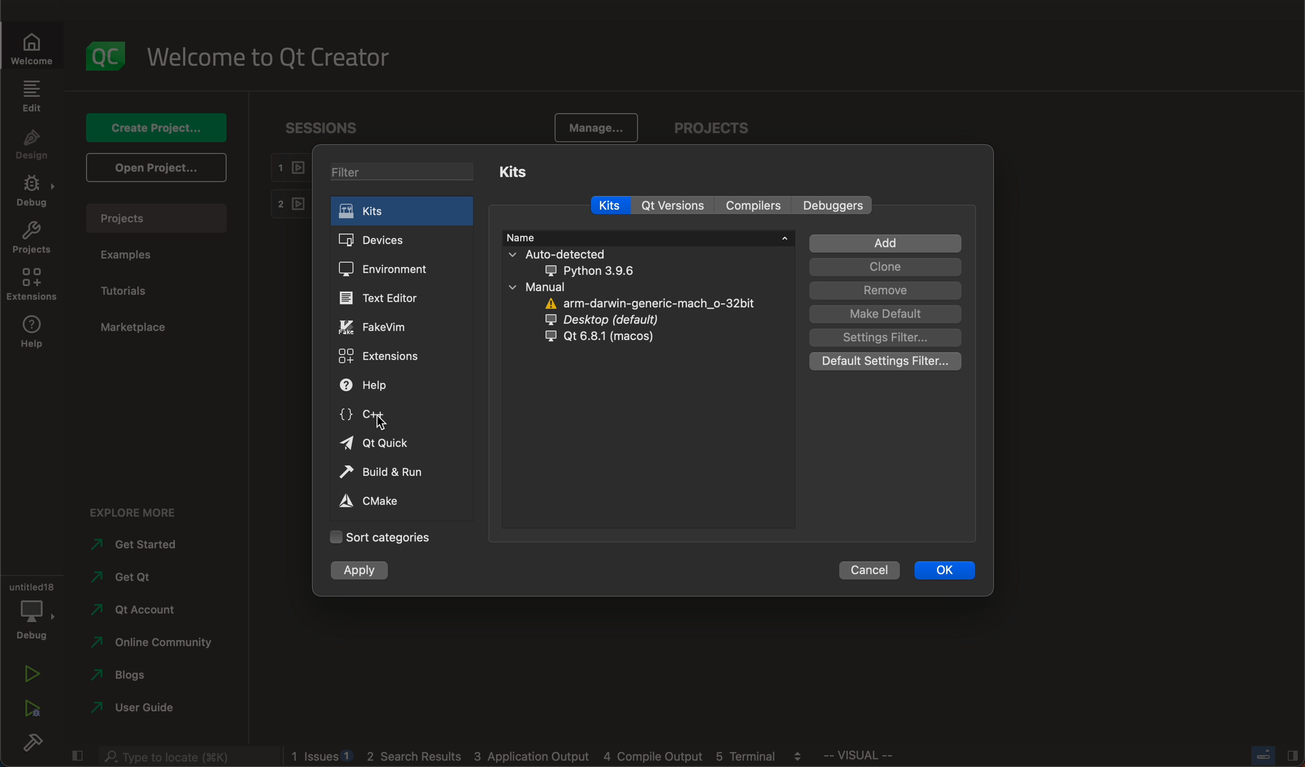  I want to click on debug, so click(31, 609).